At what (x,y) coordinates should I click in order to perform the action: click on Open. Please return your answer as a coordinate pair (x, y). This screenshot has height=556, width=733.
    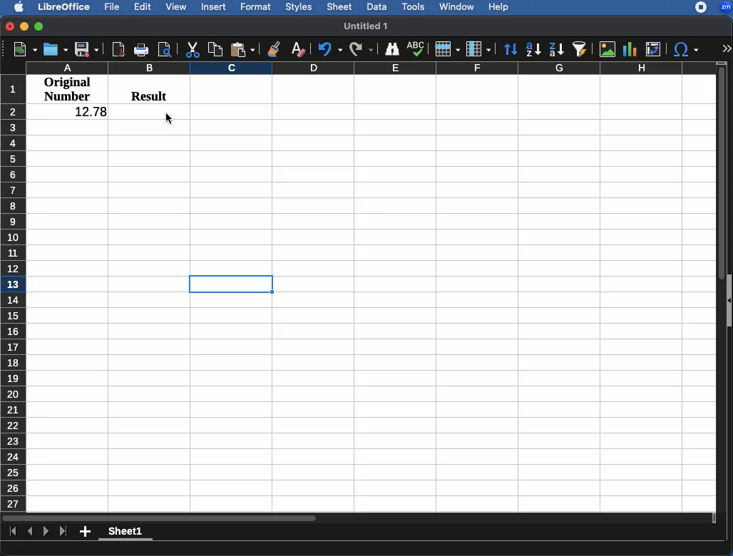
    Looking at the image, I should click on (56, 49).